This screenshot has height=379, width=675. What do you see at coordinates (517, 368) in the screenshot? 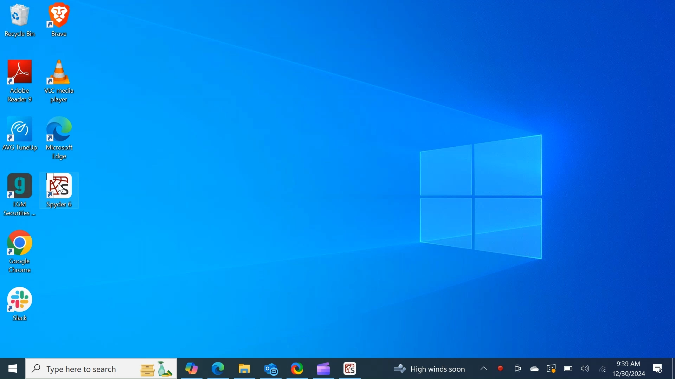
I see `Meet now` at bounding box center [517, 368].